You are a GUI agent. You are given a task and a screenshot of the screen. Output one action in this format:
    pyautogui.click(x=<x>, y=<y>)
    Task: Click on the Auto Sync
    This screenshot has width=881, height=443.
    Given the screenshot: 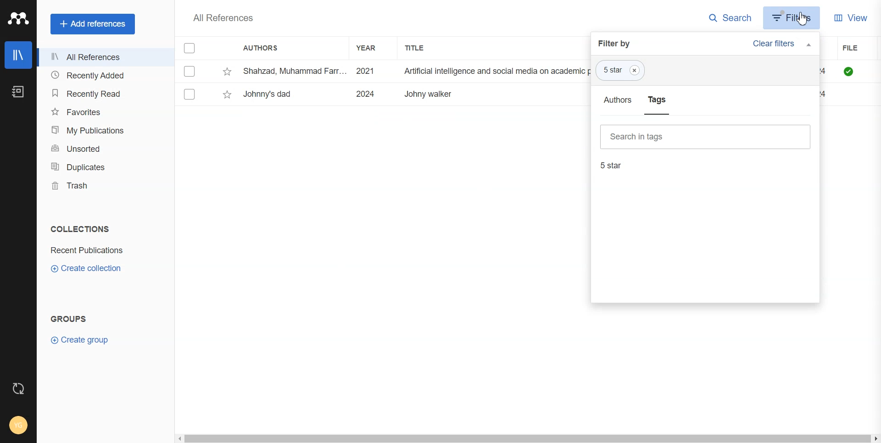 What is the action you would take?
    pyautogui.click(x=19, y=388)
    